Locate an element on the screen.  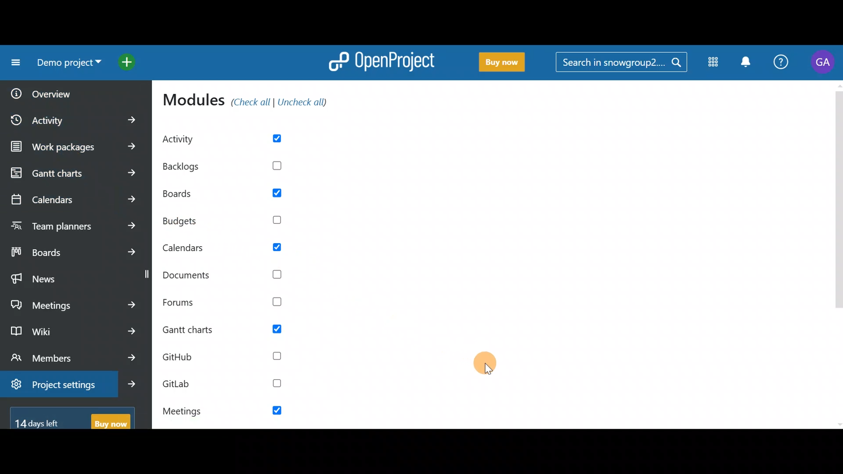
Budgets is located at coordinates (226, 223).